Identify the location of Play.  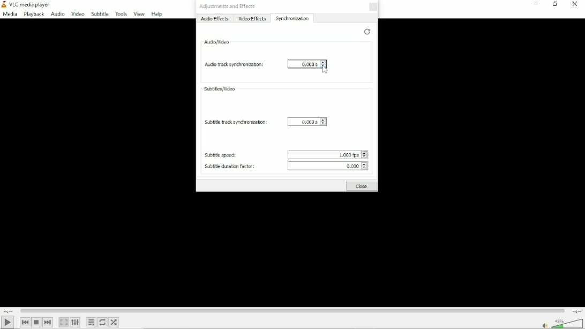
(8, 323).